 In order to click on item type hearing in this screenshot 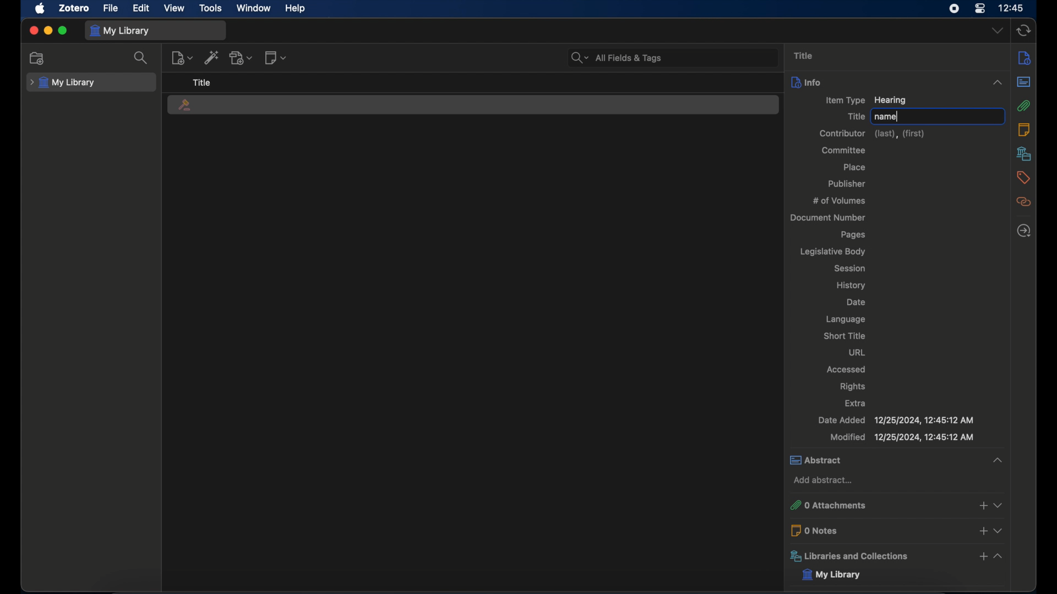, I will do `click(865, 101)`.